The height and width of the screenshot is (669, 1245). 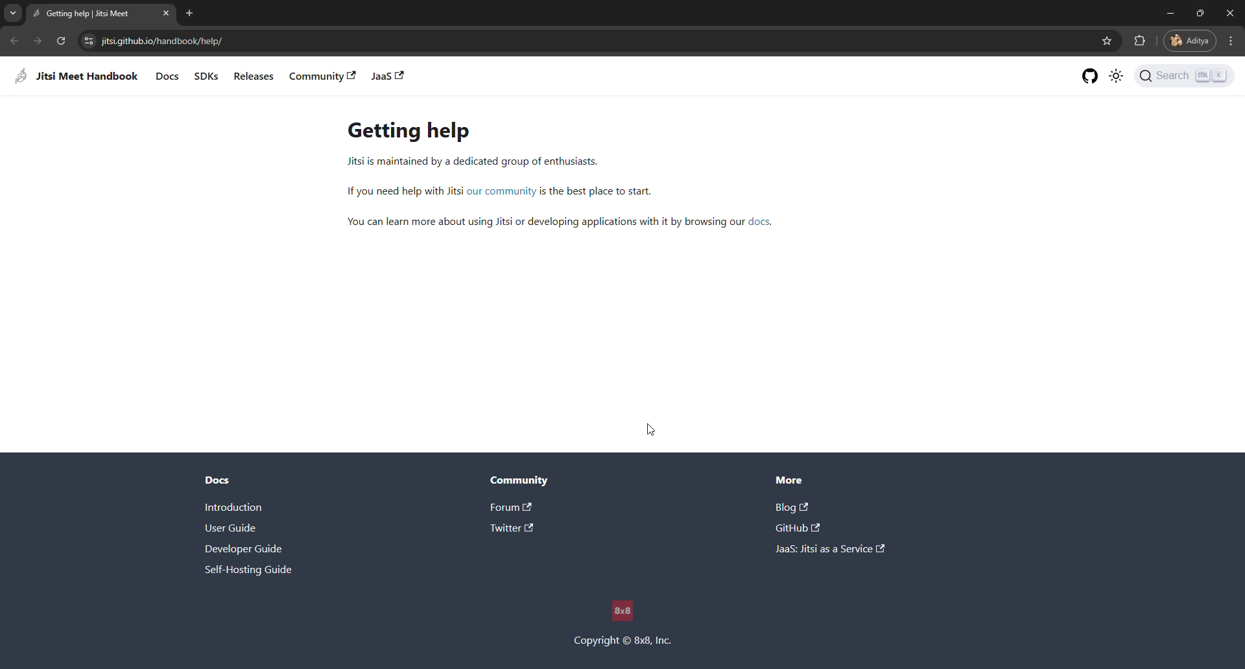 I want to click on forward, so click(x=38, y=40).